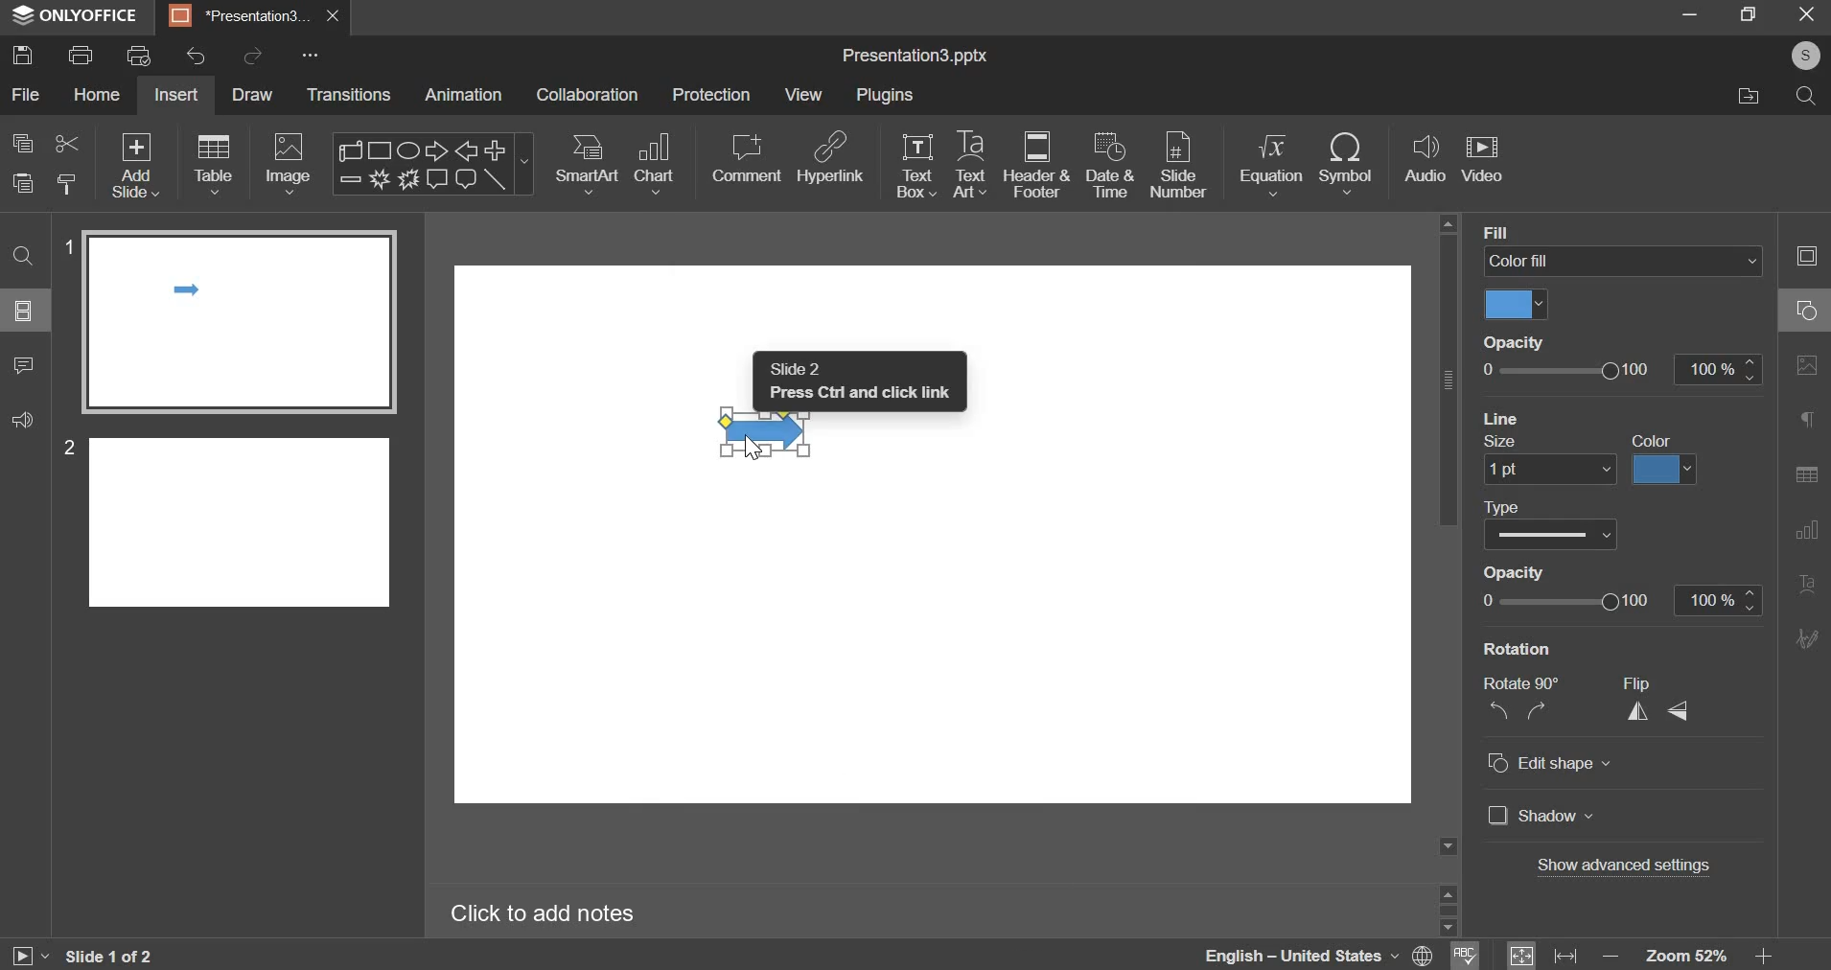 The width and height of the screenshot is (1831, 970). I want to click on file, so click(28, 94).